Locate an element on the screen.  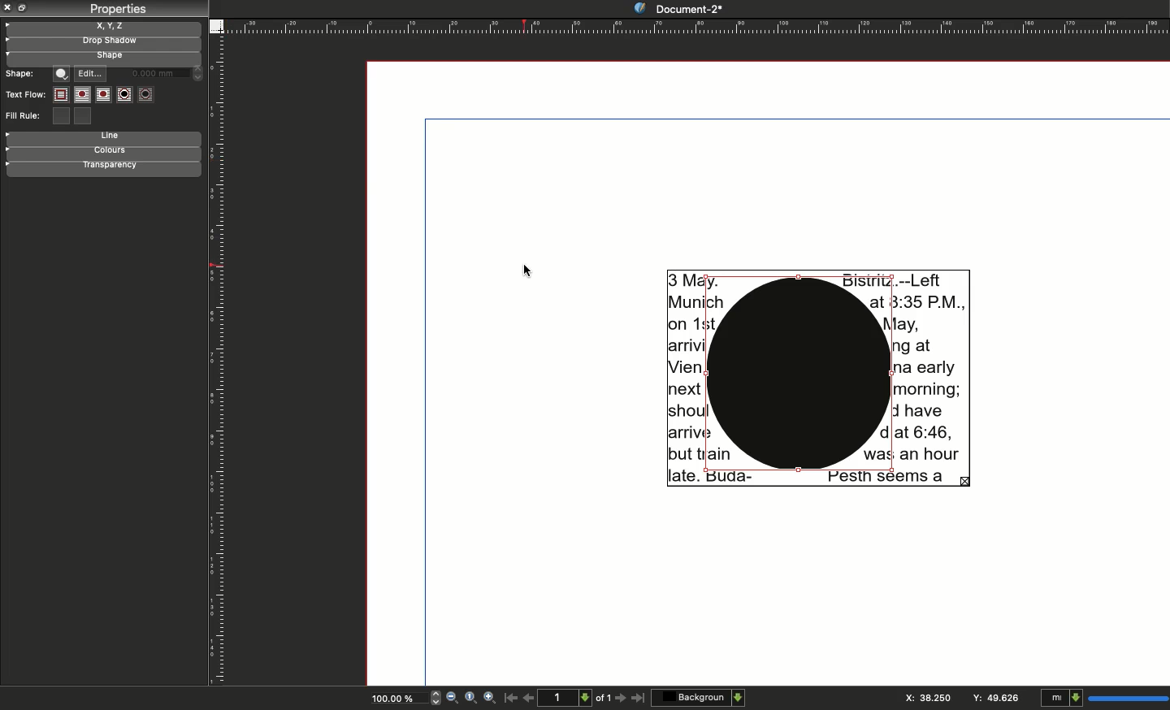
Colours is located at coordinates (113, 152).